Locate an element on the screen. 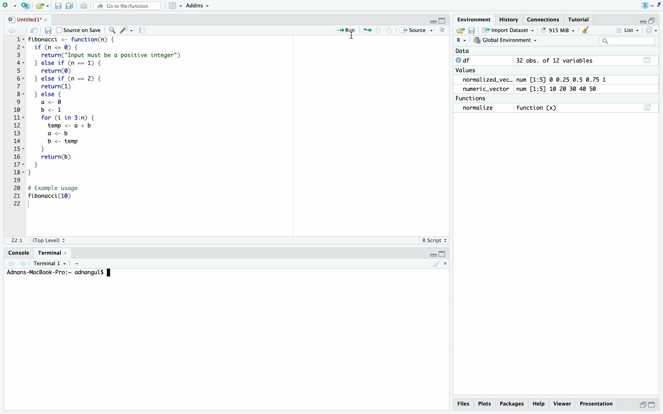 The height and width of the screenshot is (414, 663). go to next section/chunk is located at coordinates (391, 32).